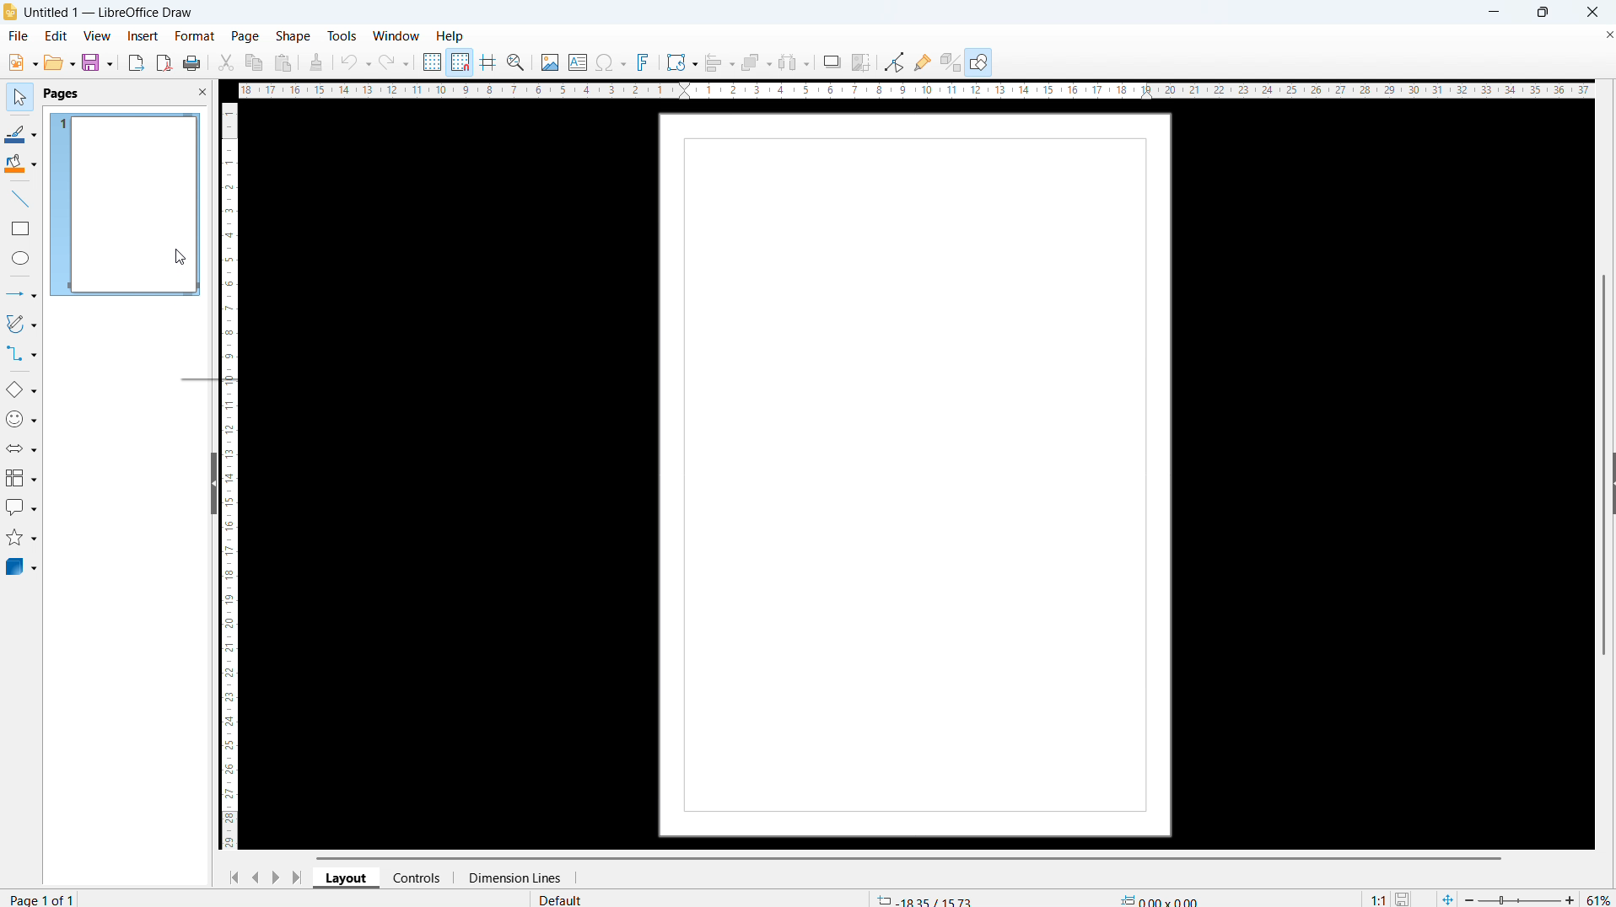 Image resolution: width=1616 pixels, height=907 pixels. What do you see at coordinates (918, 91) in the screenshot?
I see `Horizontal ruler ` at bounding box center [918, 91].